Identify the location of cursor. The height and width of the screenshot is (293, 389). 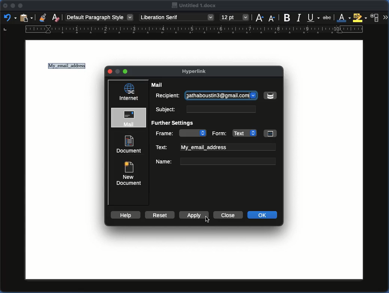
(206, 221).